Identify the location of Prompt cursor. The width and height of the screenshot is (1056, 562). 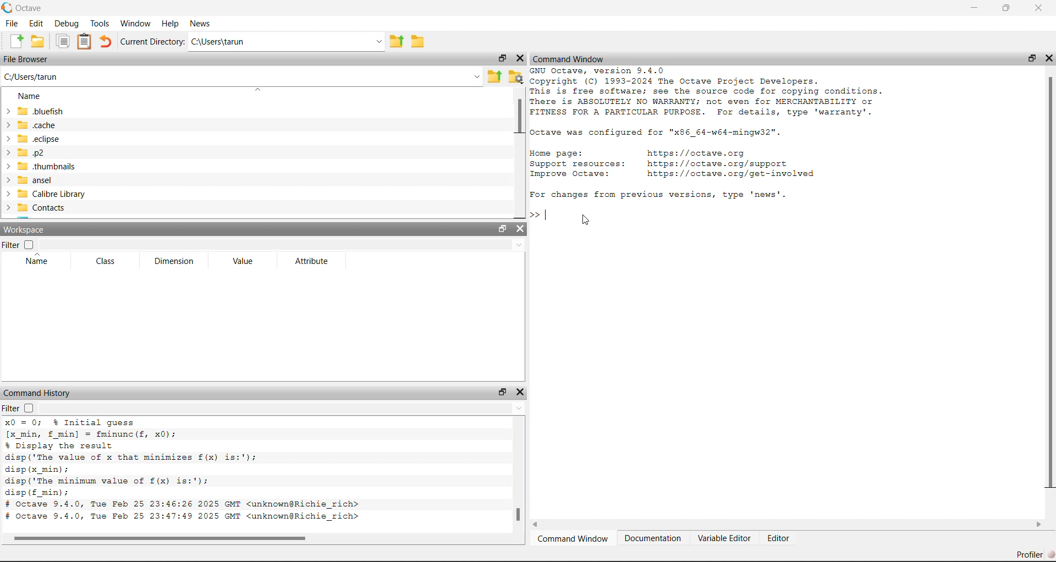
(540, 213).